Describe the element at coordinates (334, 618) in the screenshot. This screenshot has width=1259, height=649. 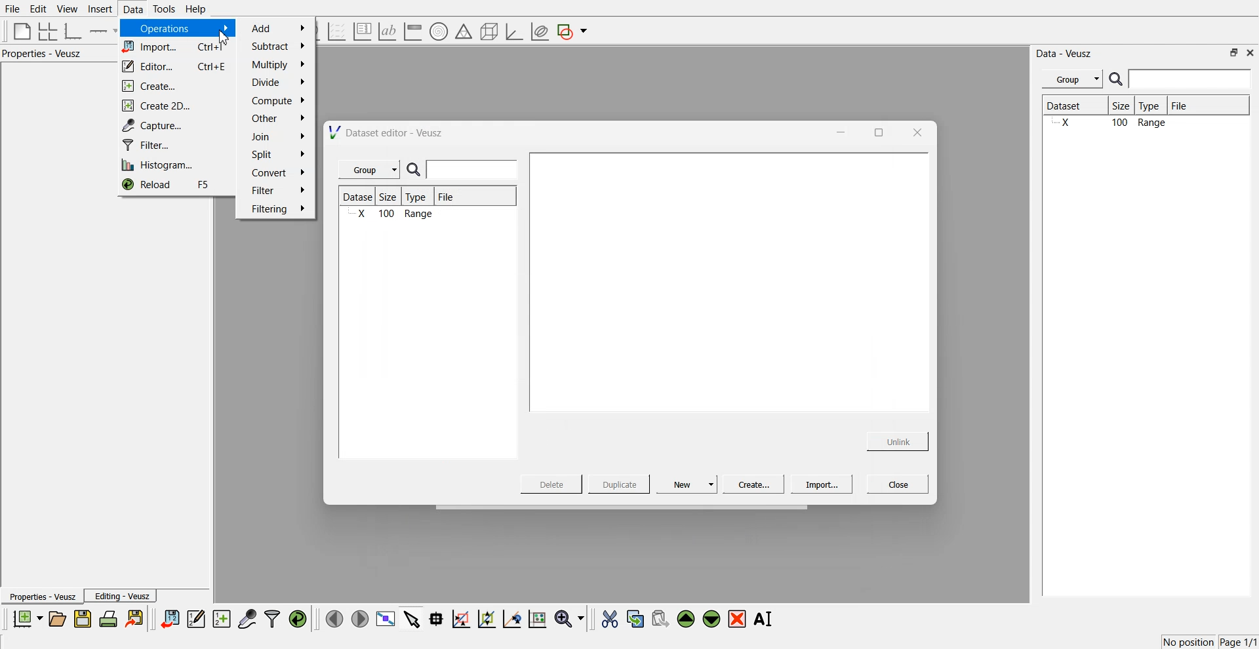
I see `move left` at that location.